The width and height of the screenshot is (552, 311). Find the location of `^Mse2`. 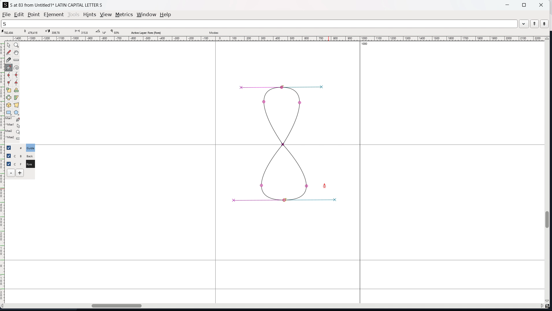

^Mse2 is located at coordinates (13, 138).